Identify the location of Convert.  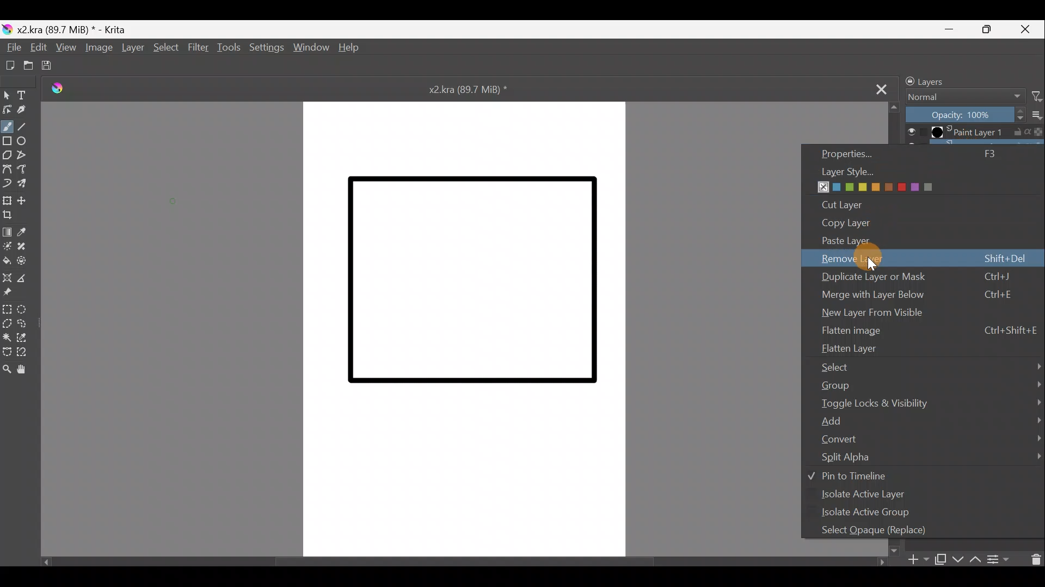
(926, 438).